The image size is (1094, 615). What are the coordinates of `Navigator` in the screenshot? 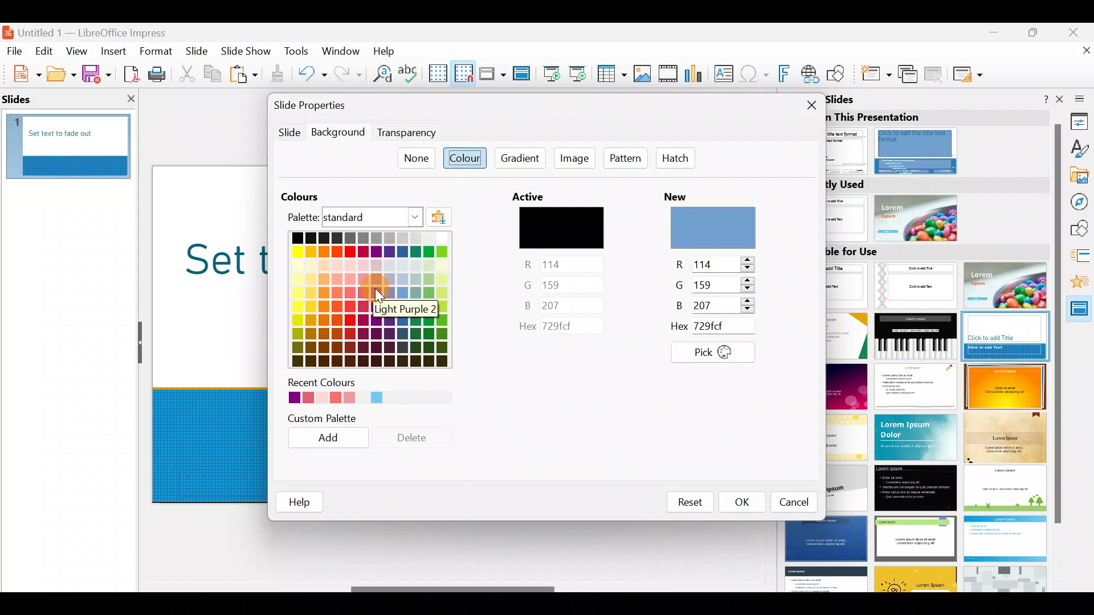 It's located at (1081, 202).